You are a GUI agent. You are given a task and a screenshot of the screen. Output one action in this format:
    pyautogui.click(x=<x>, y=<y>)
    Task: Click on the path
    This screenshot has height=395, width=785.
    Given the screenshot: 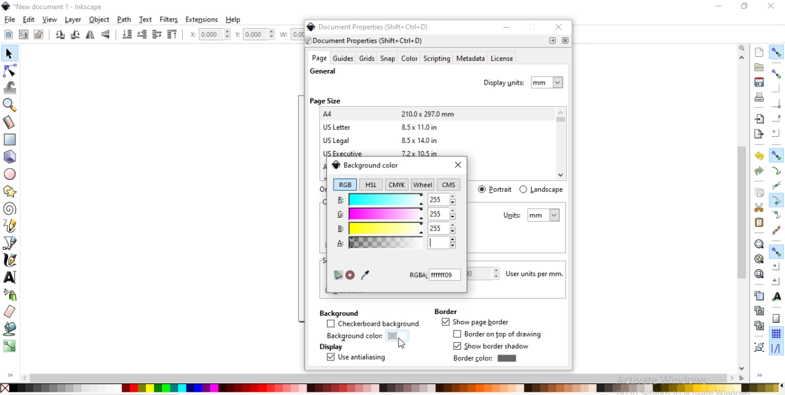 What is the action you would take?
    pyautogui.click(x=125, y=20)
    